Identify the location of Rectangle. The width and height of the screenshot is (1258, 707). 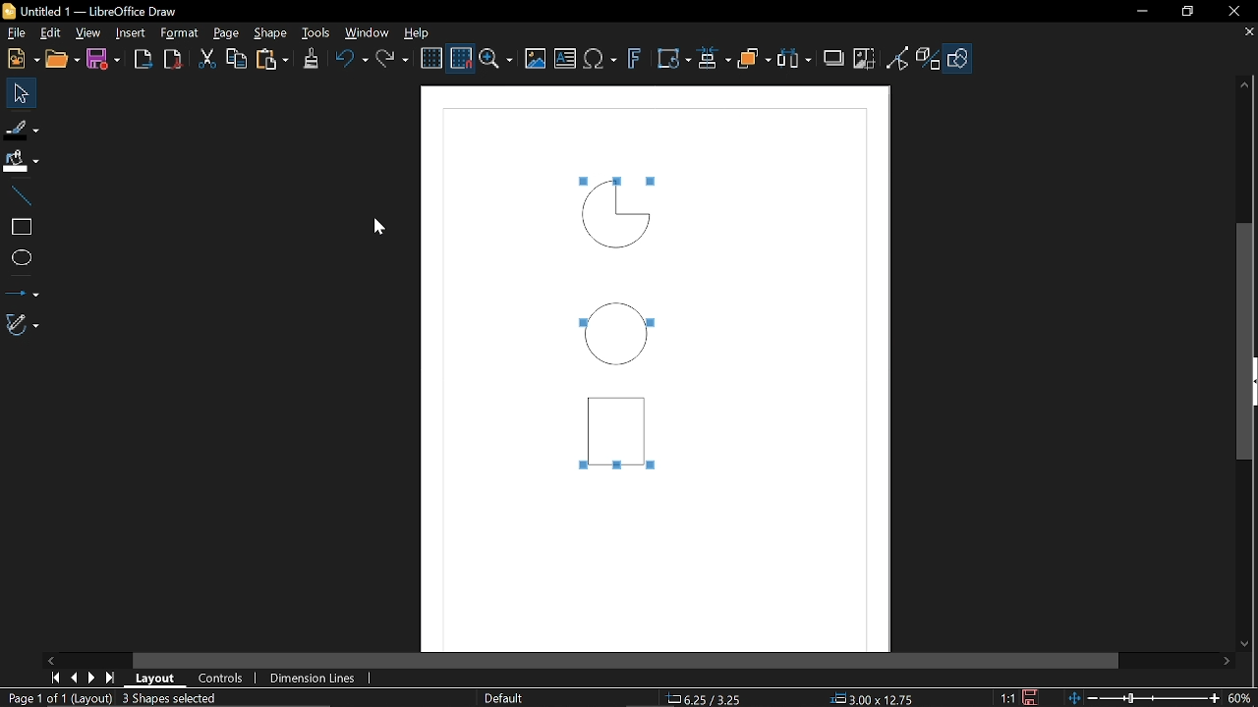
(18, 225).